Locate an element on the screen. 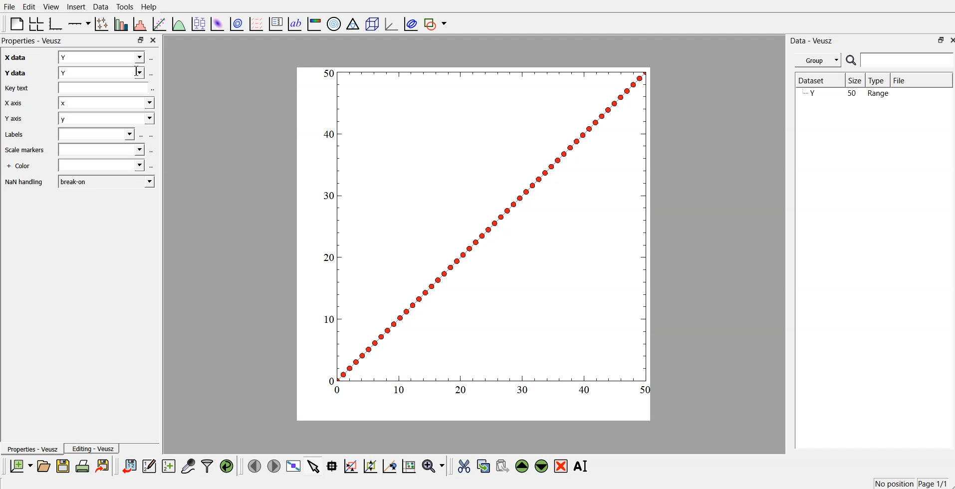 The width and height of the screenshot is (955, 489). filter data is located at coordinates (207, 466).